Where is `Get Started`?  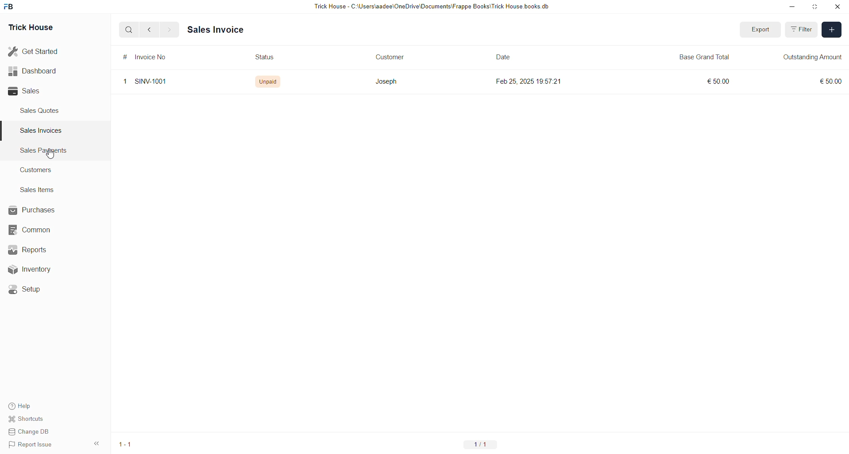 Get Started is located at coordinates (34, 52).